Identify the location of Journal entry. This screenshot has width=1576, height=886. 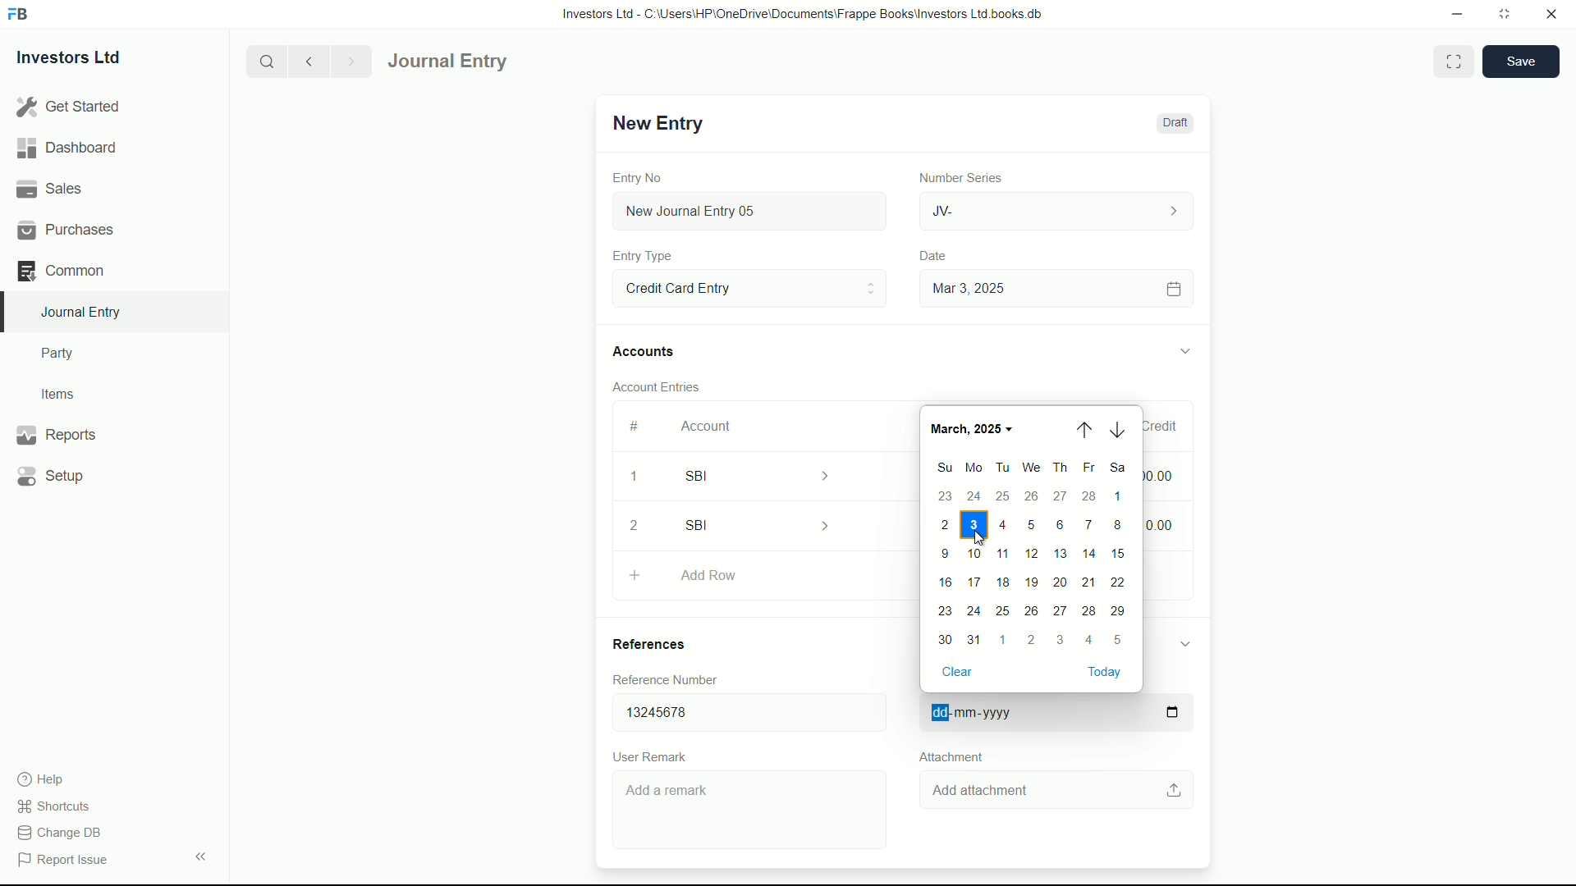
(495, 62).